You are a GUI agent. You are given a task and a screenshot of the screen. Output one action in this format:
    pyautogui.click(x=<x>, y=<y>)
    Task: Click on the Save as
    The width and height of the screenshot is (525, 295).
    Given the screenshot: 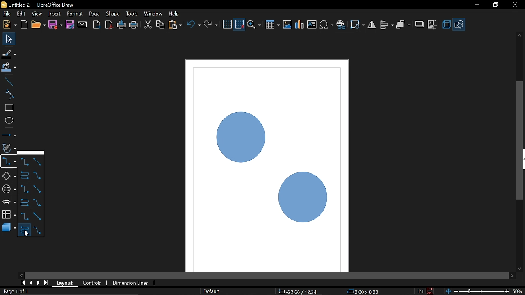 What is the action you would take?
    pyautogui.click(x=70, y=24)
    